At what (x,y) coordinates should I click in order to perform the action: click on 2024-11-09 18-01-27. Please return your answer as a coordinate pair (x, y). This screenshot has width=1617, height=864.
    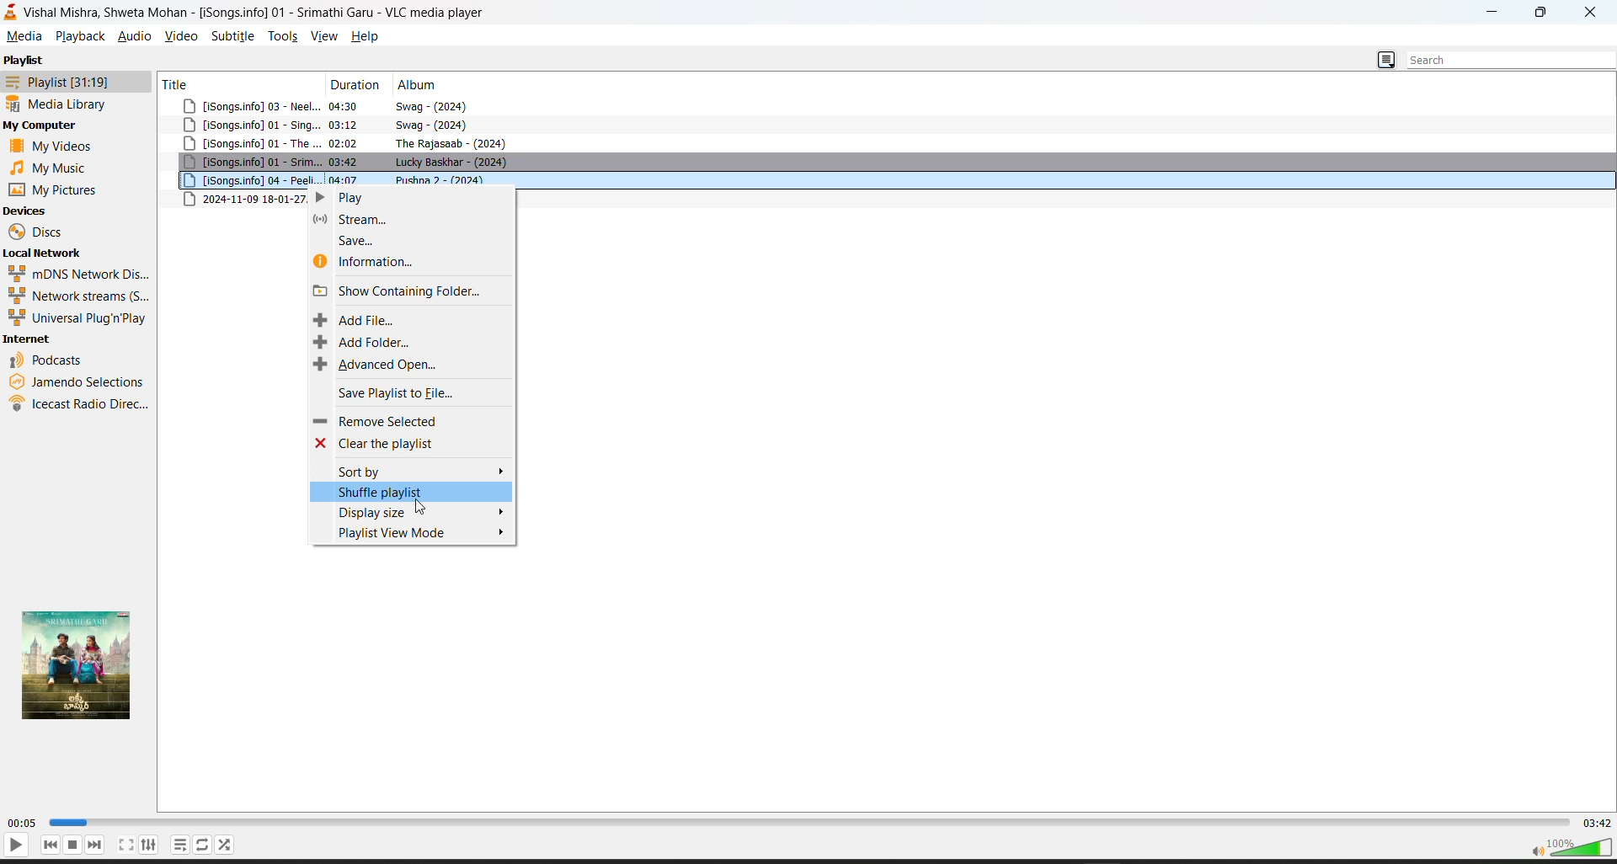
    Looking at the image, I should click on (243, 200).